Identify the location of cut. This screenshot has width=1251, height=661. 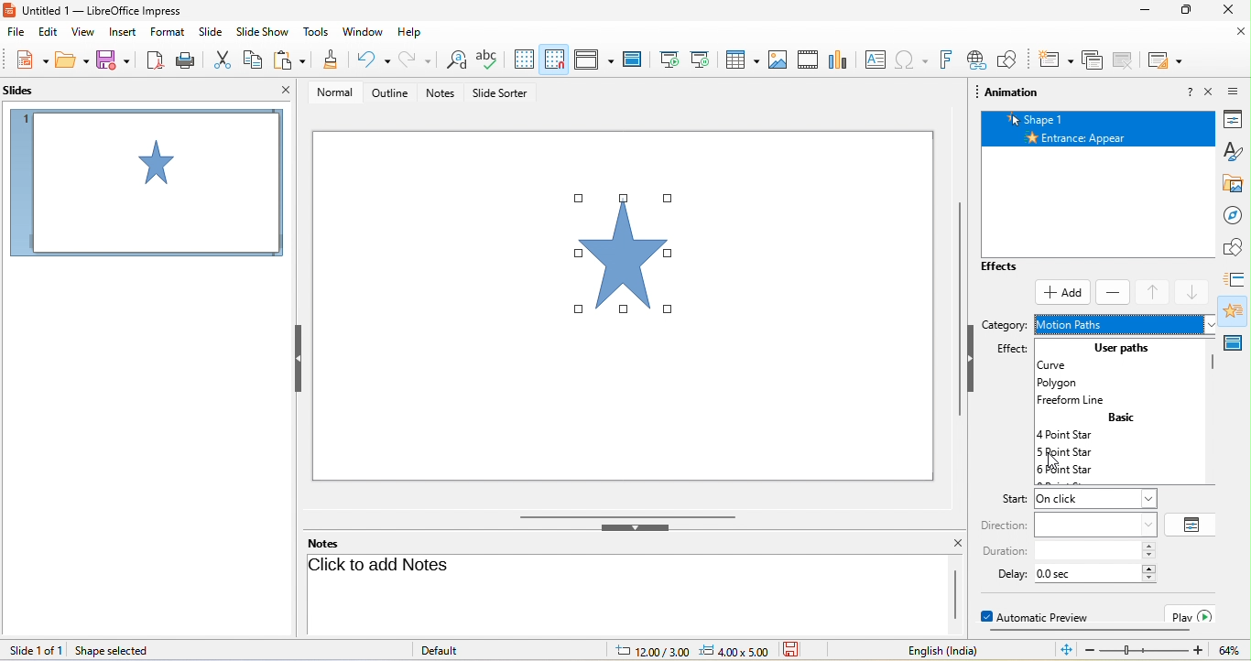
(223, 60).